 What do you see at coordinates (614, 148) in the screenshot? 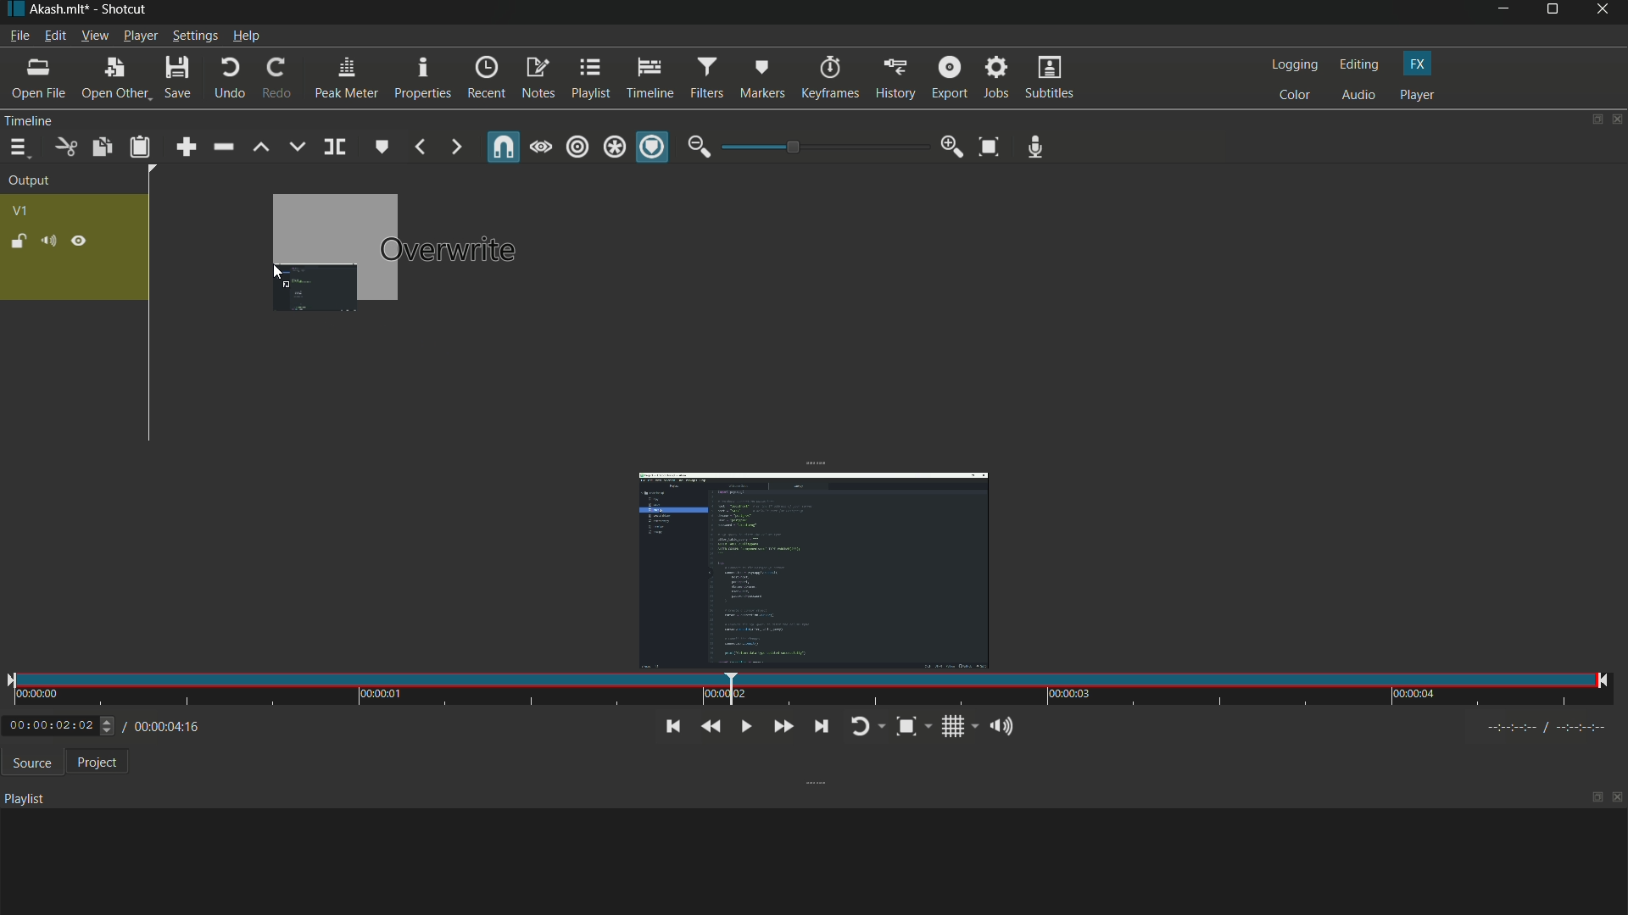
I see `ripple all tracks` at bounding box center [614, 148].